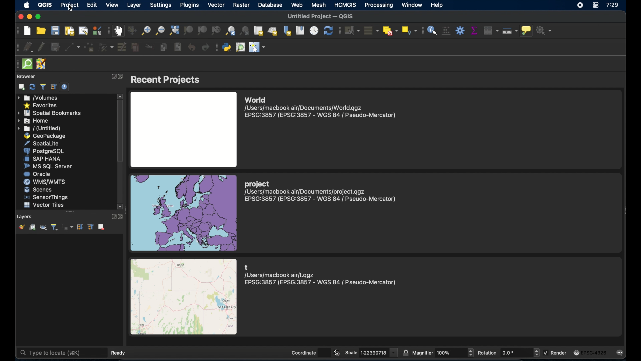 The height and width of the screenshot is (361, 641). I want to click on show layout manager, so click(83, 30).